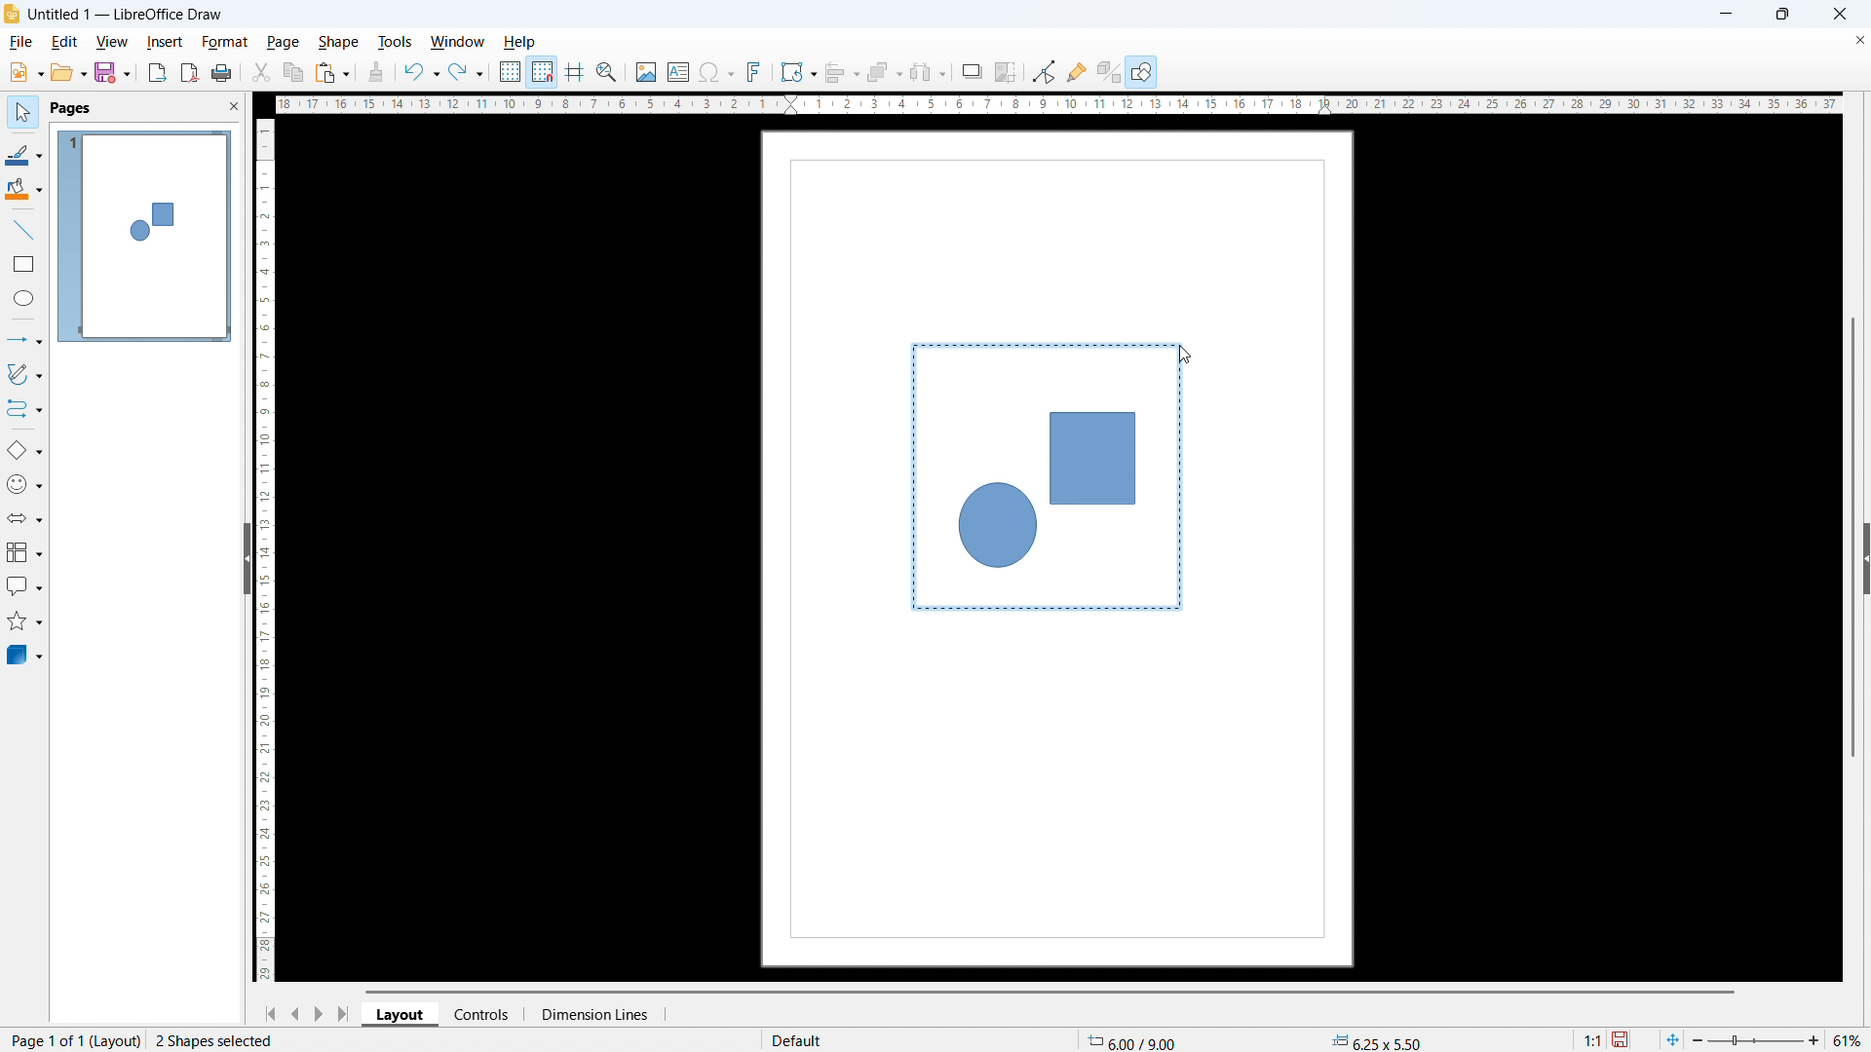  I want to click on tools, so click(396, 41).